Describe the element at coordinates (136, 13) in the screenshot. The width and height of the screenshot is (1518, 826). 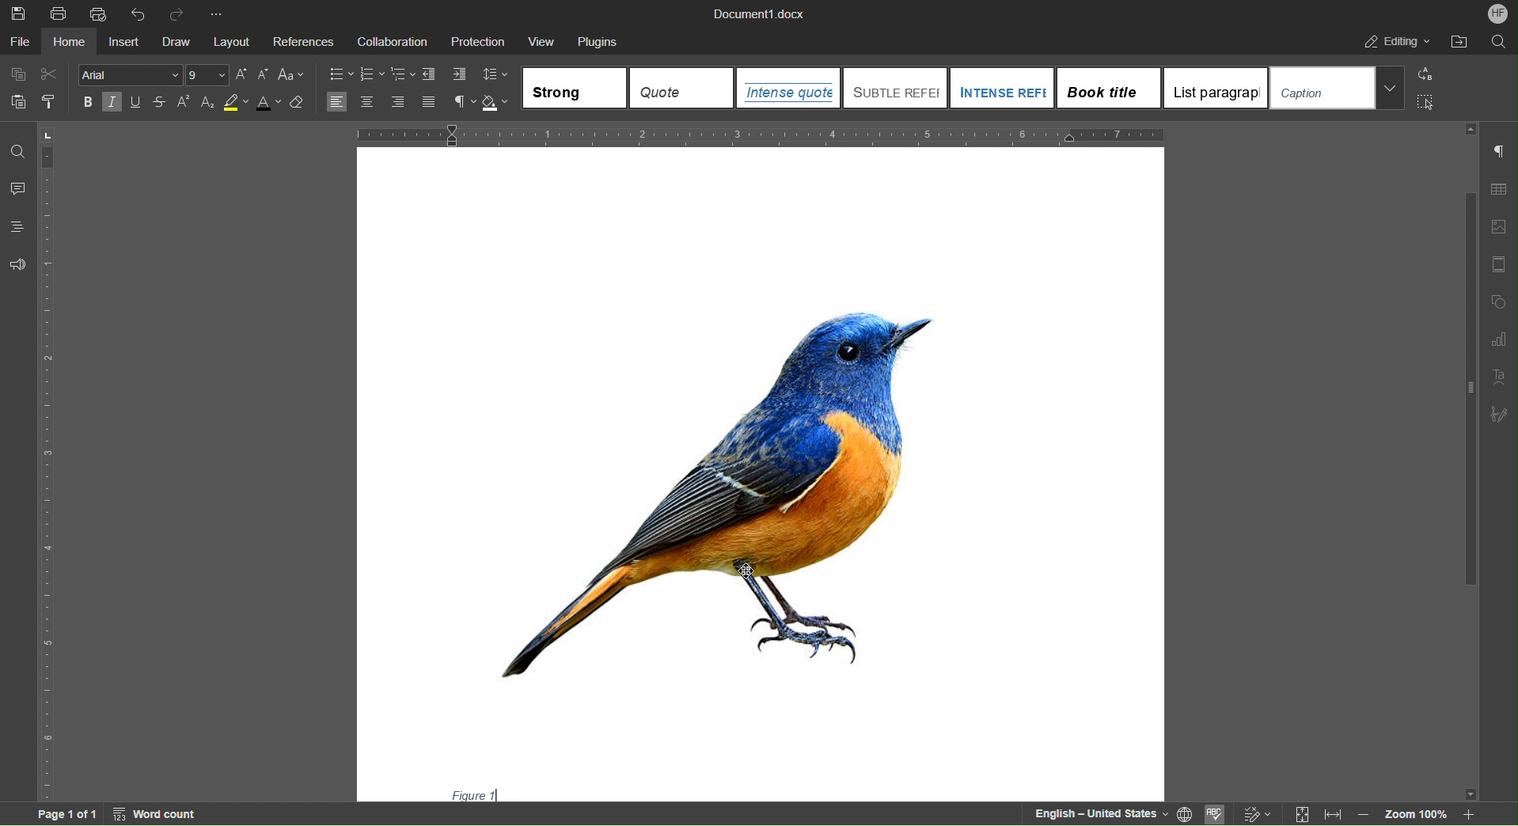
I see `Undo` at that location.